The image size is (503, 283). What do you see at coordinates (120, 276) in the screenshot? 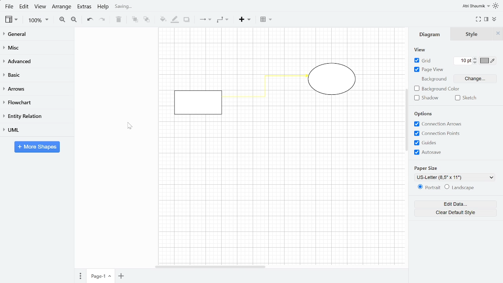
I see `Current page` at bounding box center [120, 276].